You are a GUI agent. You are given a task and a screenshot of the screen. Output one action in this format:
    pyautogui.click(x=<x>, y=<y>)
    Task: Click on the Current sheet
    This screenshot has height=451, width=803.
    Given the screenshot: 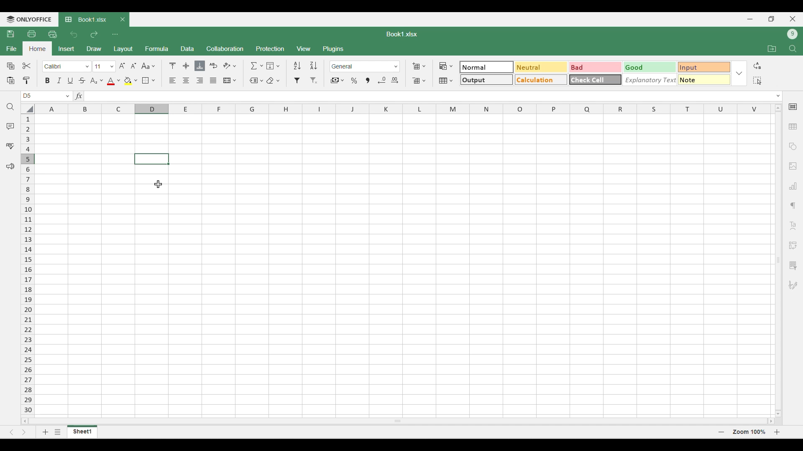 What is the action you would take?
    pyautogui.click(x=88, y=20)
    